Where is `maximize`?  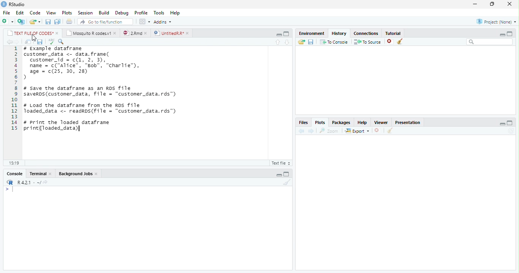 maximize is located at coordinates (286, 34).